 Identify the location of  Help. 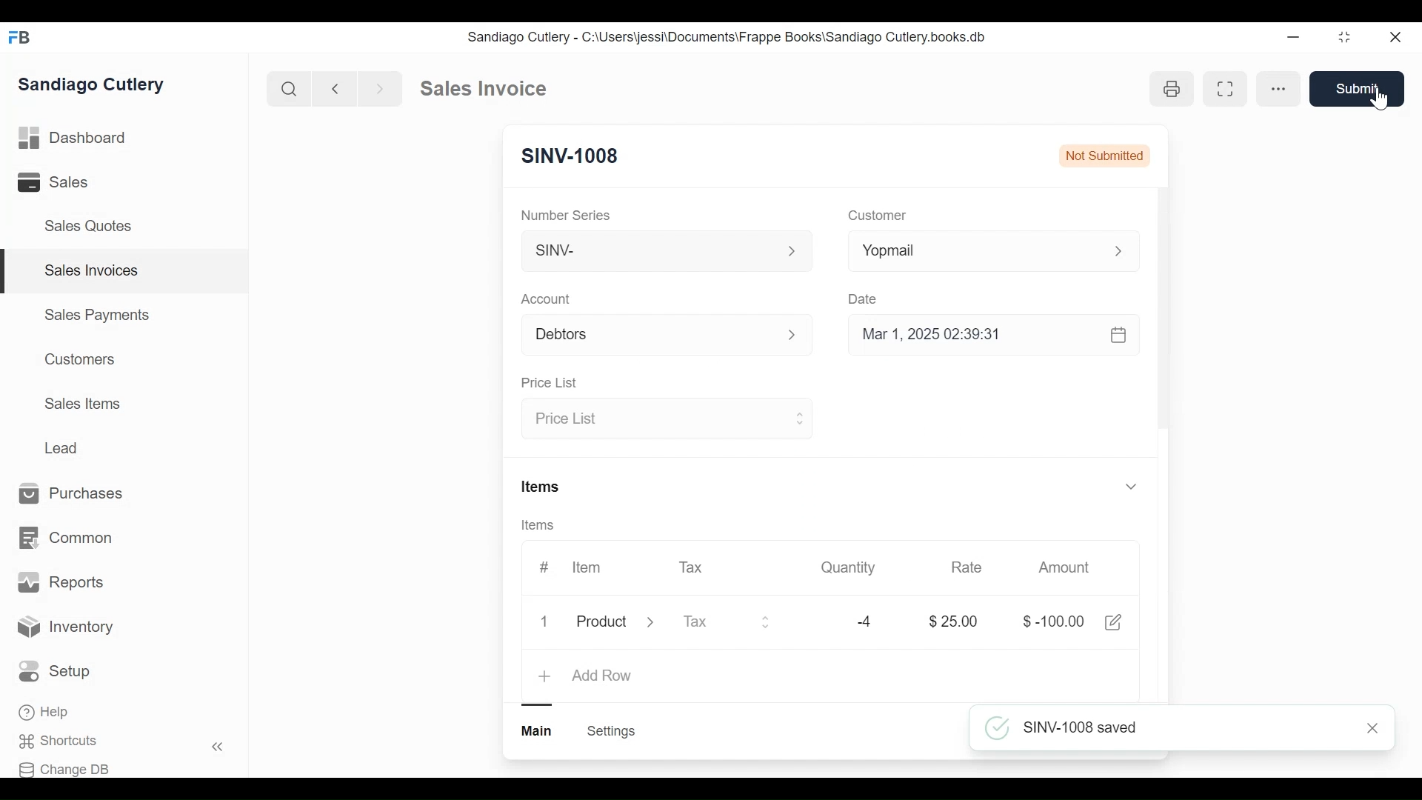
(44, 712).